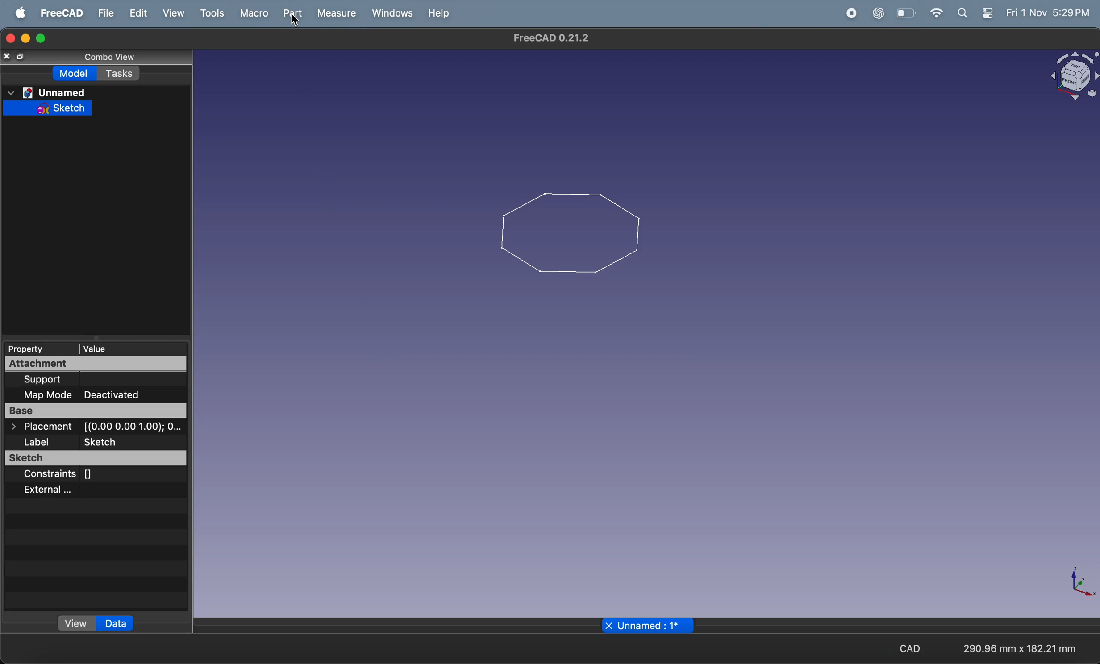 This screenshot has width=1100, height=664. What do you see at coordinates (114, 624) in the screenshot?
I see `data` at bounding box center [114, 624].